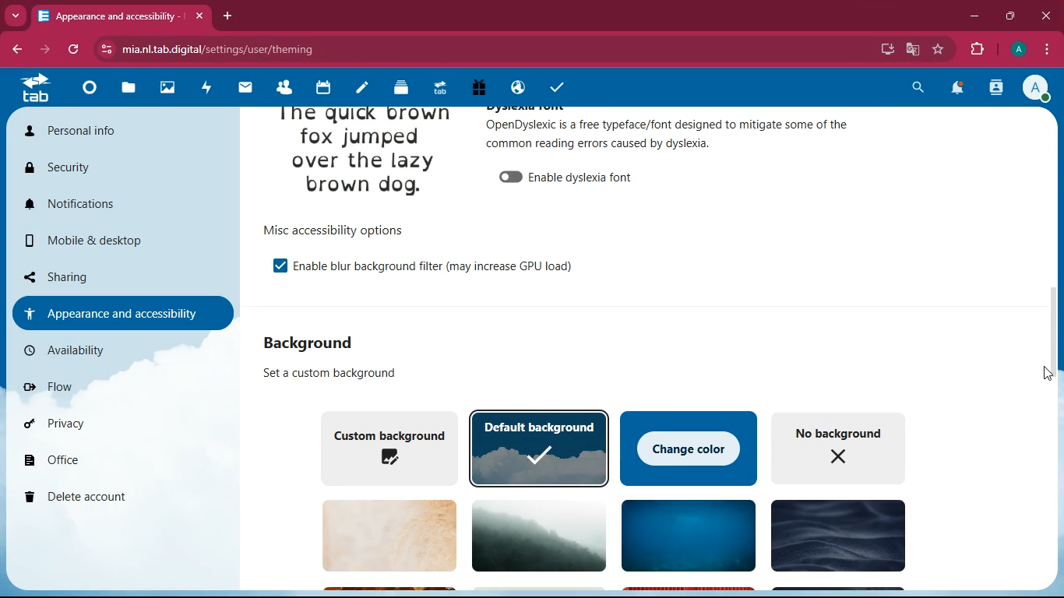  What do you see at coordinates (568, 174) in the screenshot?
I see `enable` at bounding box center [568, 174].